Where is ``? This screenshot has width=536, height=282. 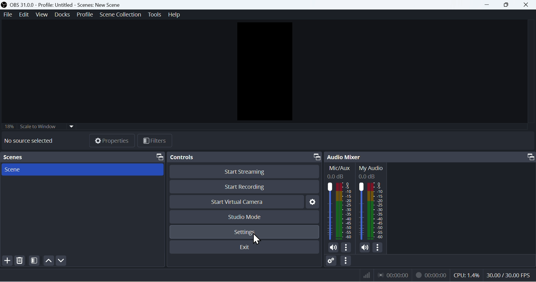  is located at coordinates (330, 261).